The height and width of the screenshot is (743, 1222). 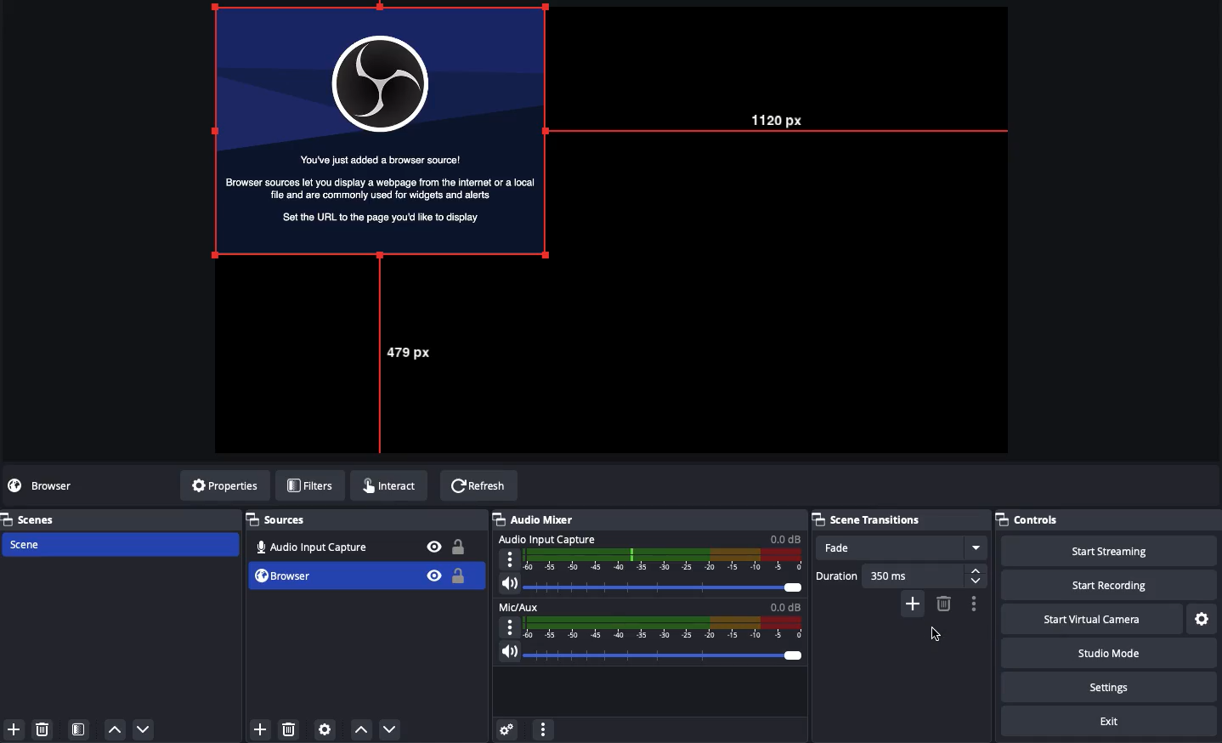 What do you see at coordinates (901, 519) in the screenshot?
I see `Scene transitions` at bounding box center [901, 519].